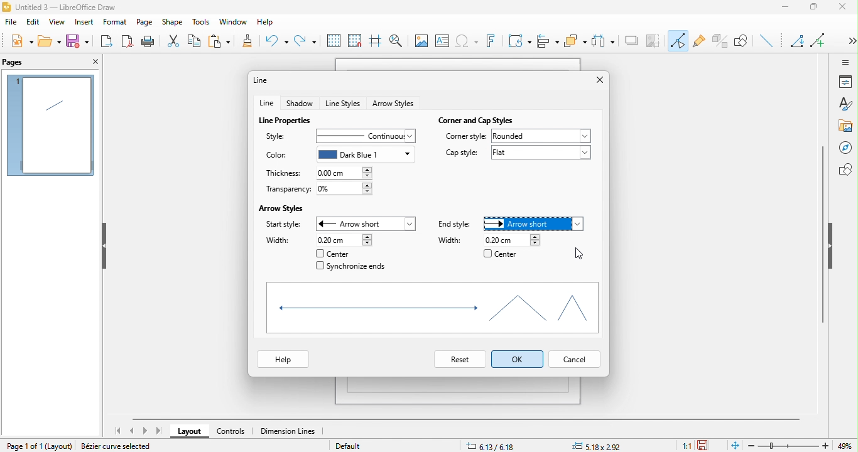 The image size is (858, 452). What do you see at coordinates (148, 41) in the screenshot?
I see `print` at bounding box center [148, 41].